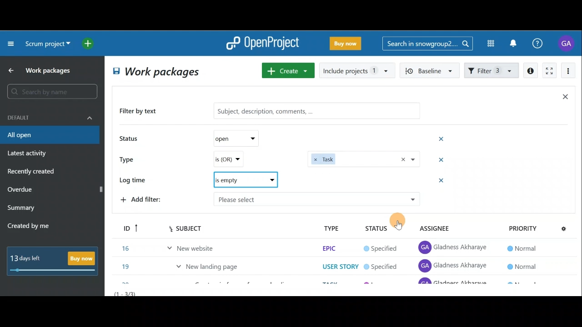 The height and width of the screenshot is (327, 582). I want to click on Project name, so click(46, 45).